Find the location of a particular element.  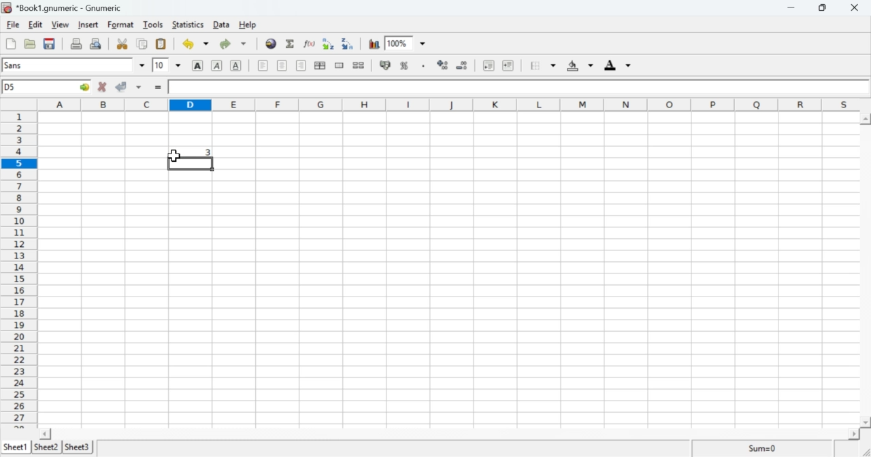

value is located at coordinates (190, 152).